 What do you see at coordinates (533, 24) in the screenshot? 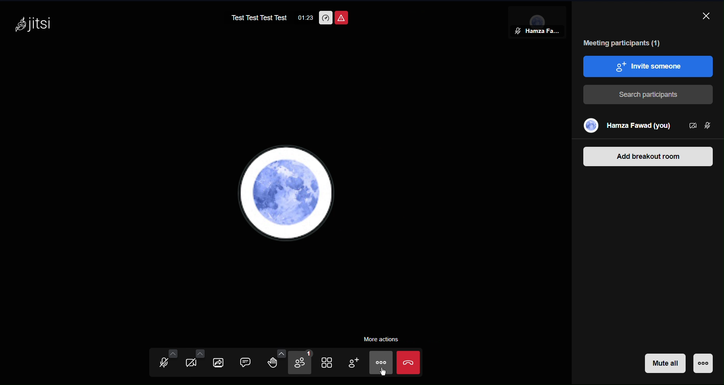
I see `Participant view` at bounding box center [533, 24].